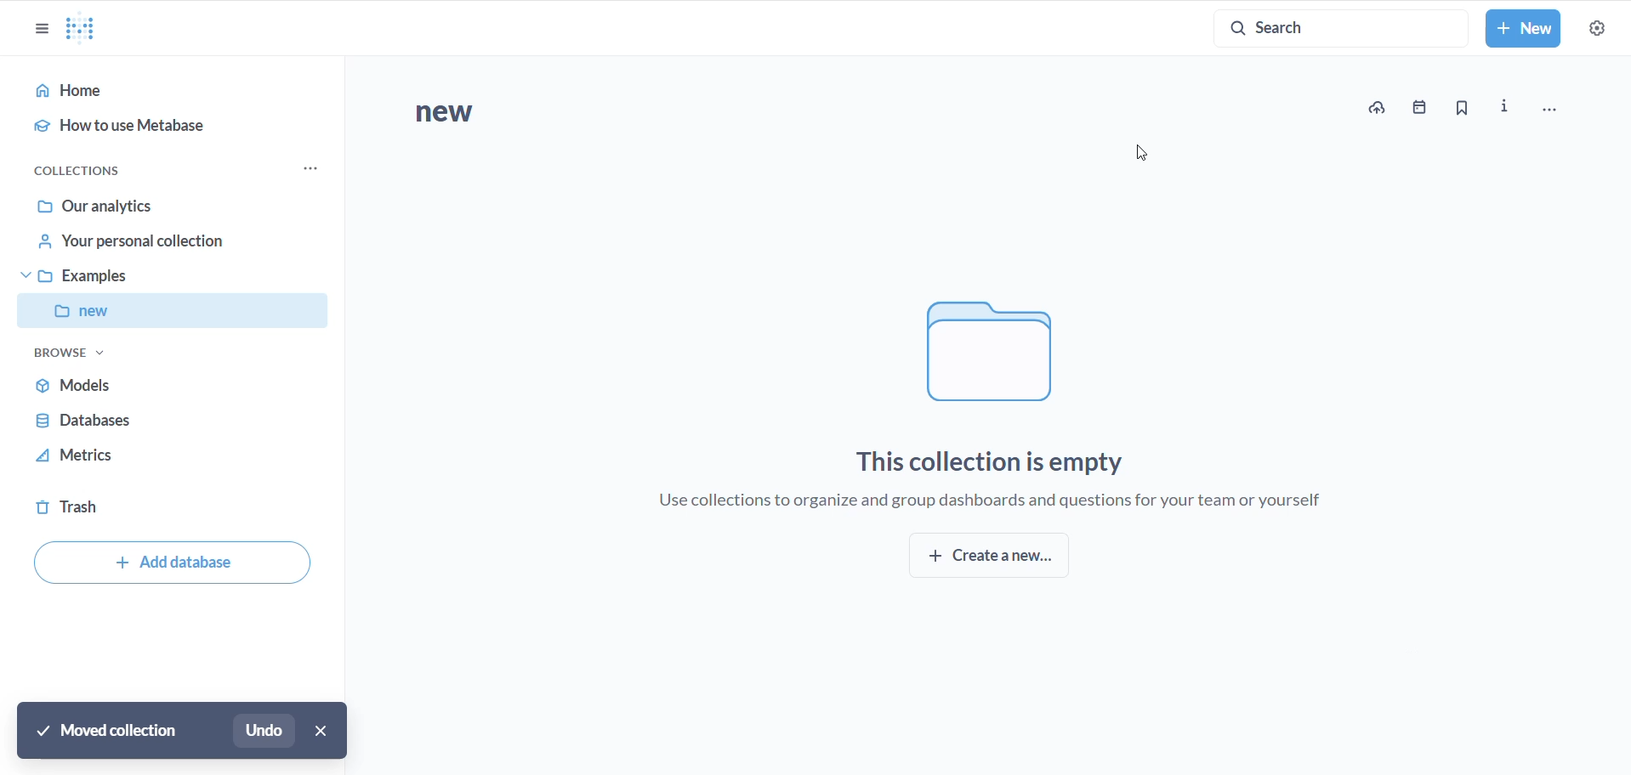  Describe the element at coordinates (1424, 109) in the screenshot. I see `date` at that location.